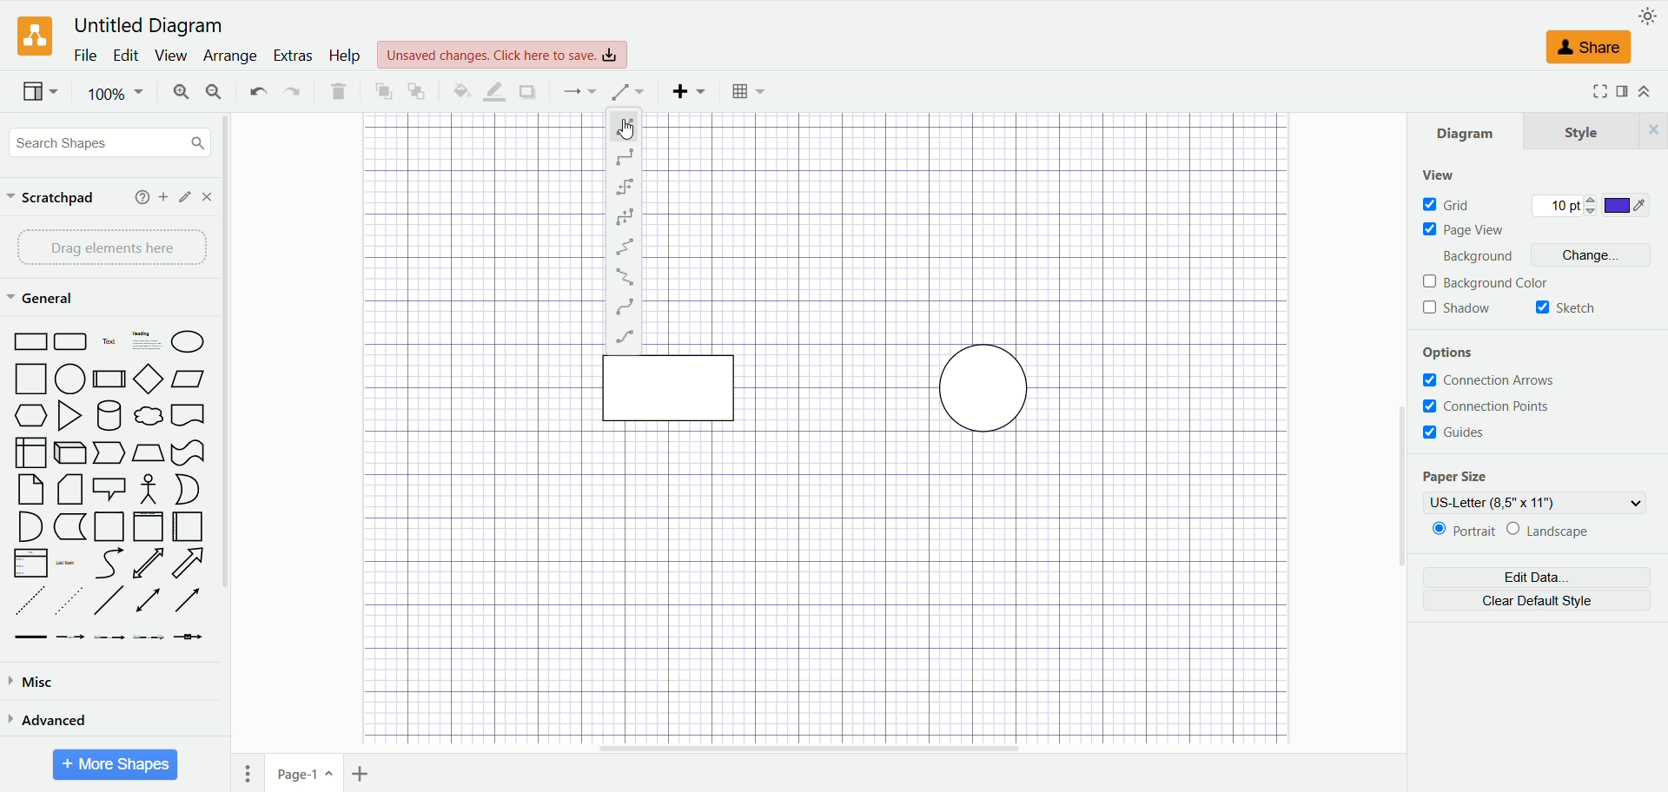  Describe the element at coordinates (255, 90) in the screenshot. I see `undo` at that location.